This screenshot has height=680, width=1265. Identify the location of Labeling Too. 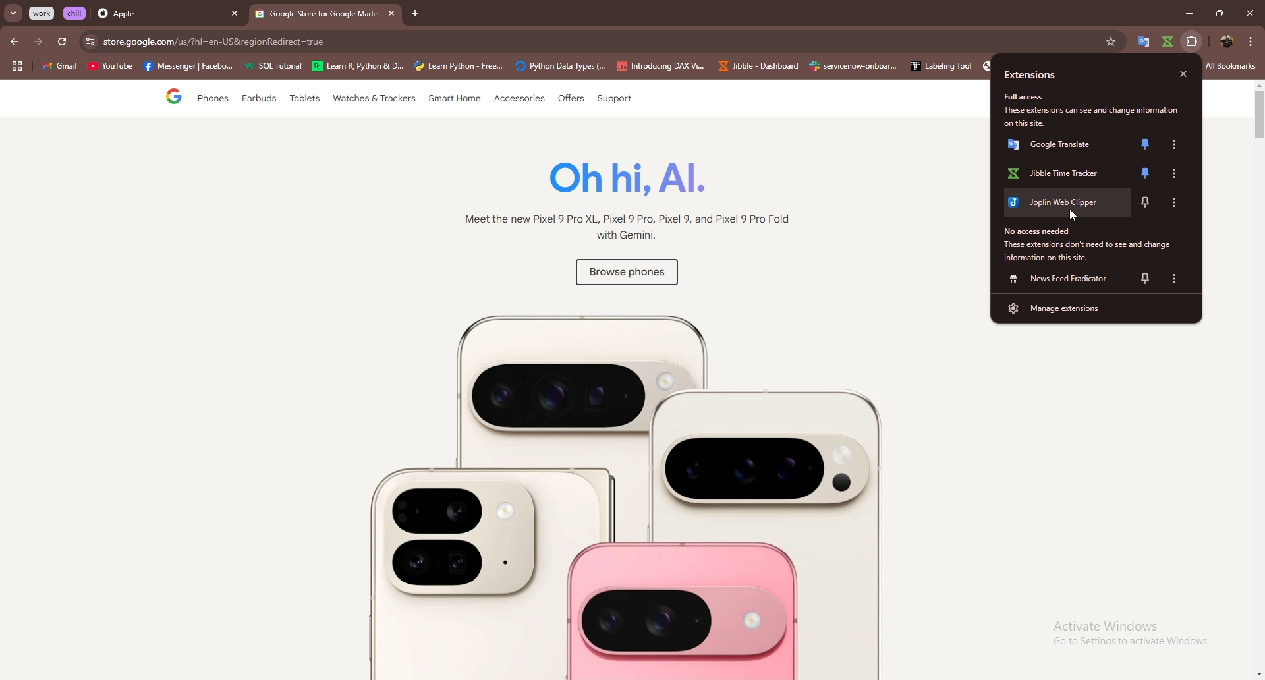
(939, 66).